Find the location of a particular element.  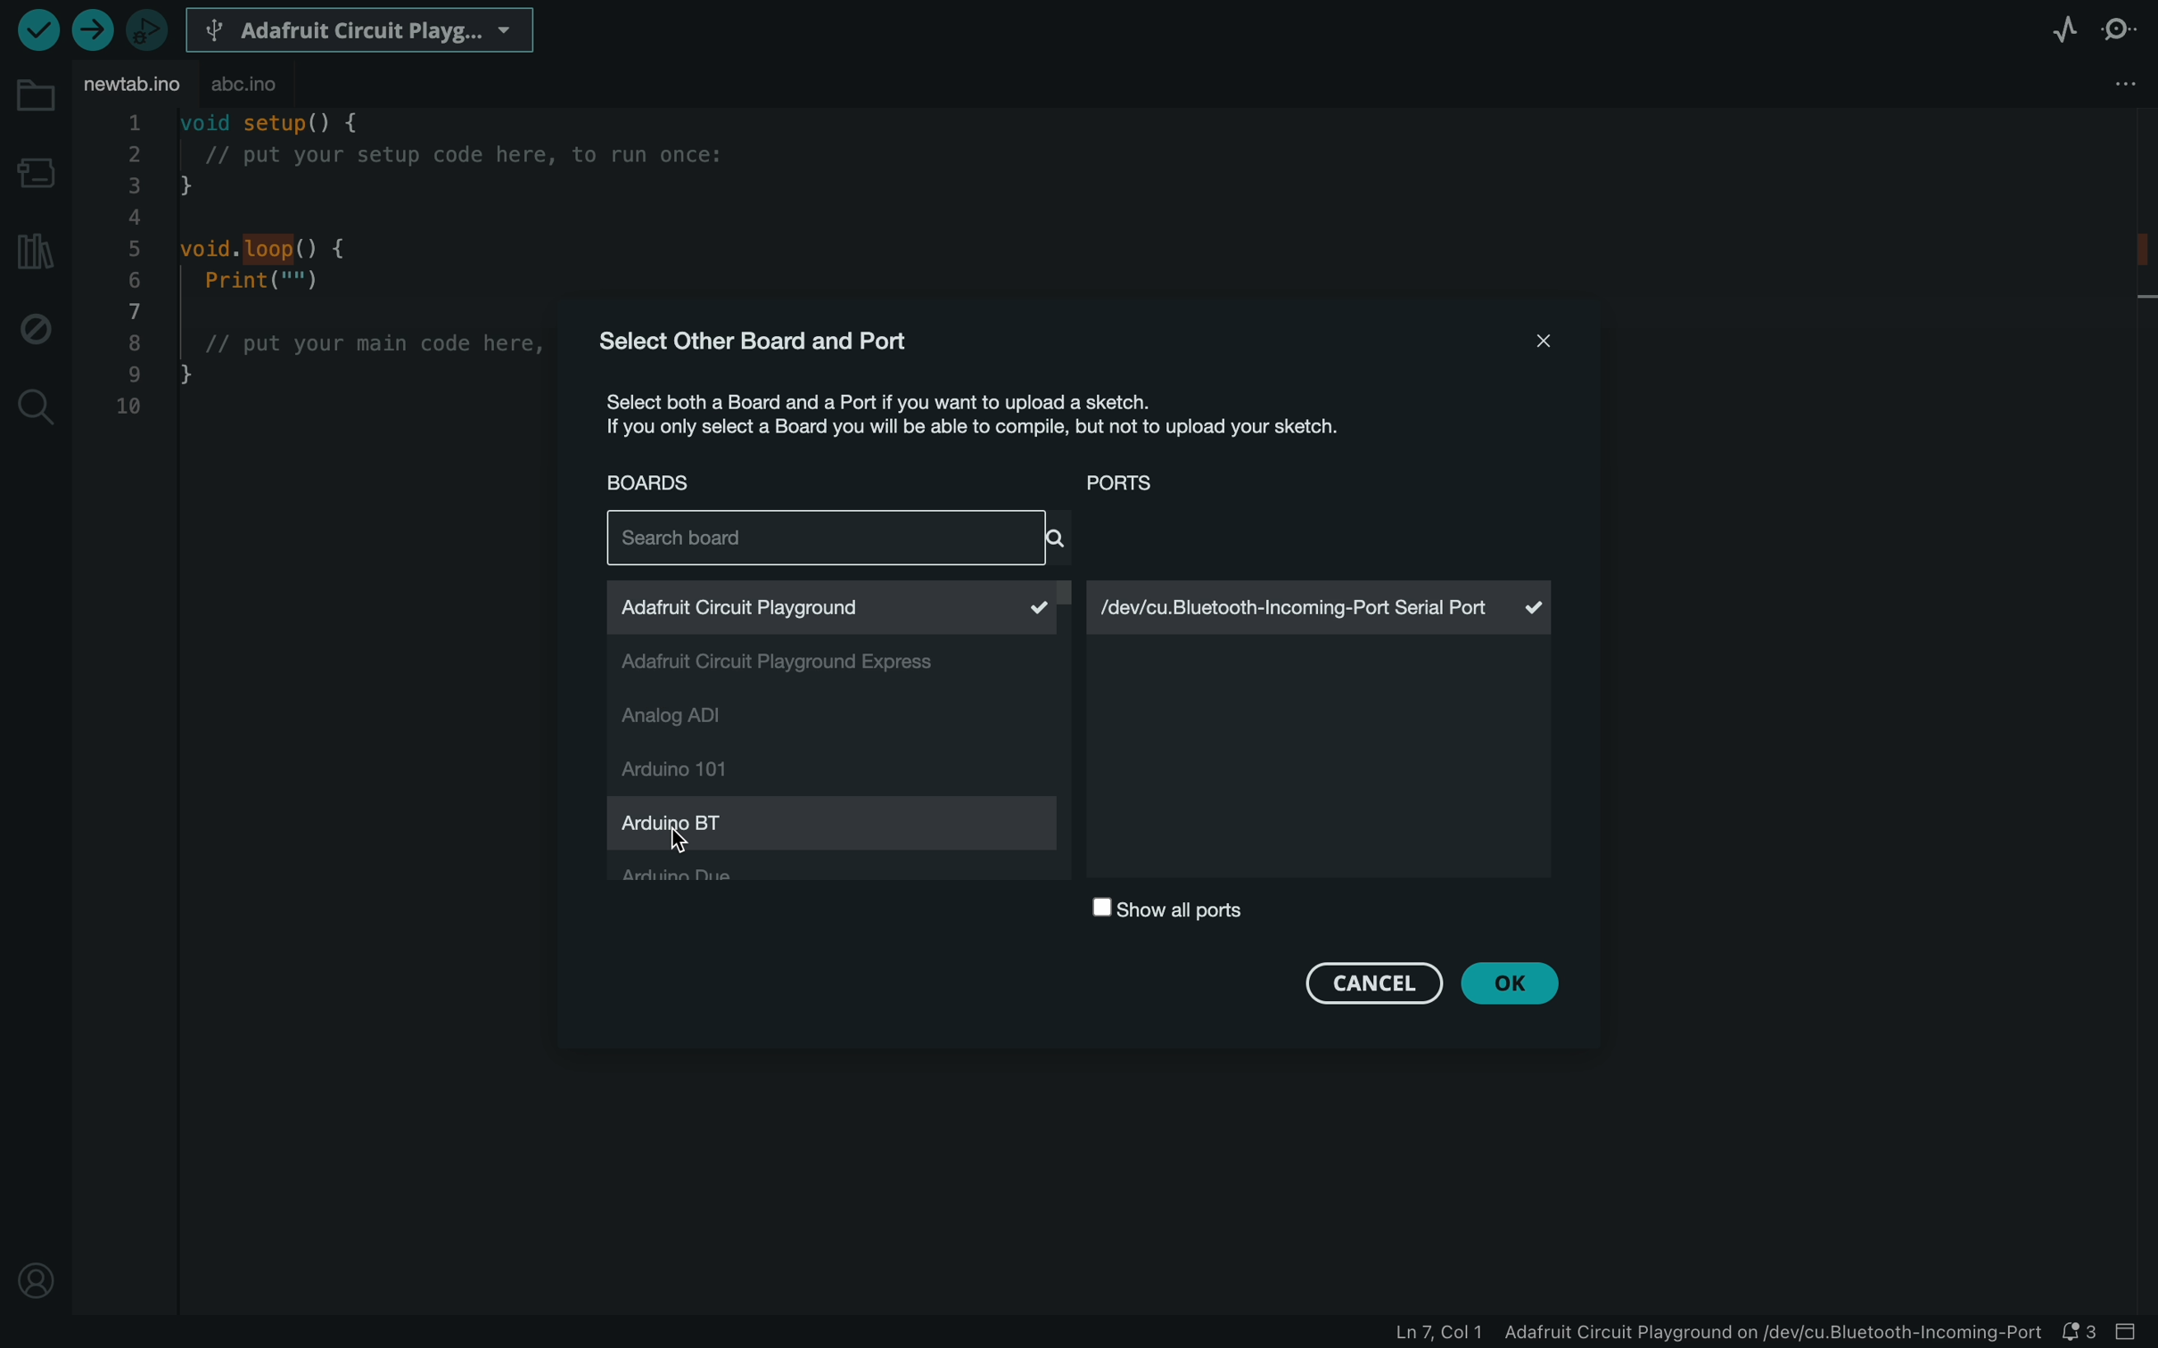

debugger is located at coordinates (144, 28).